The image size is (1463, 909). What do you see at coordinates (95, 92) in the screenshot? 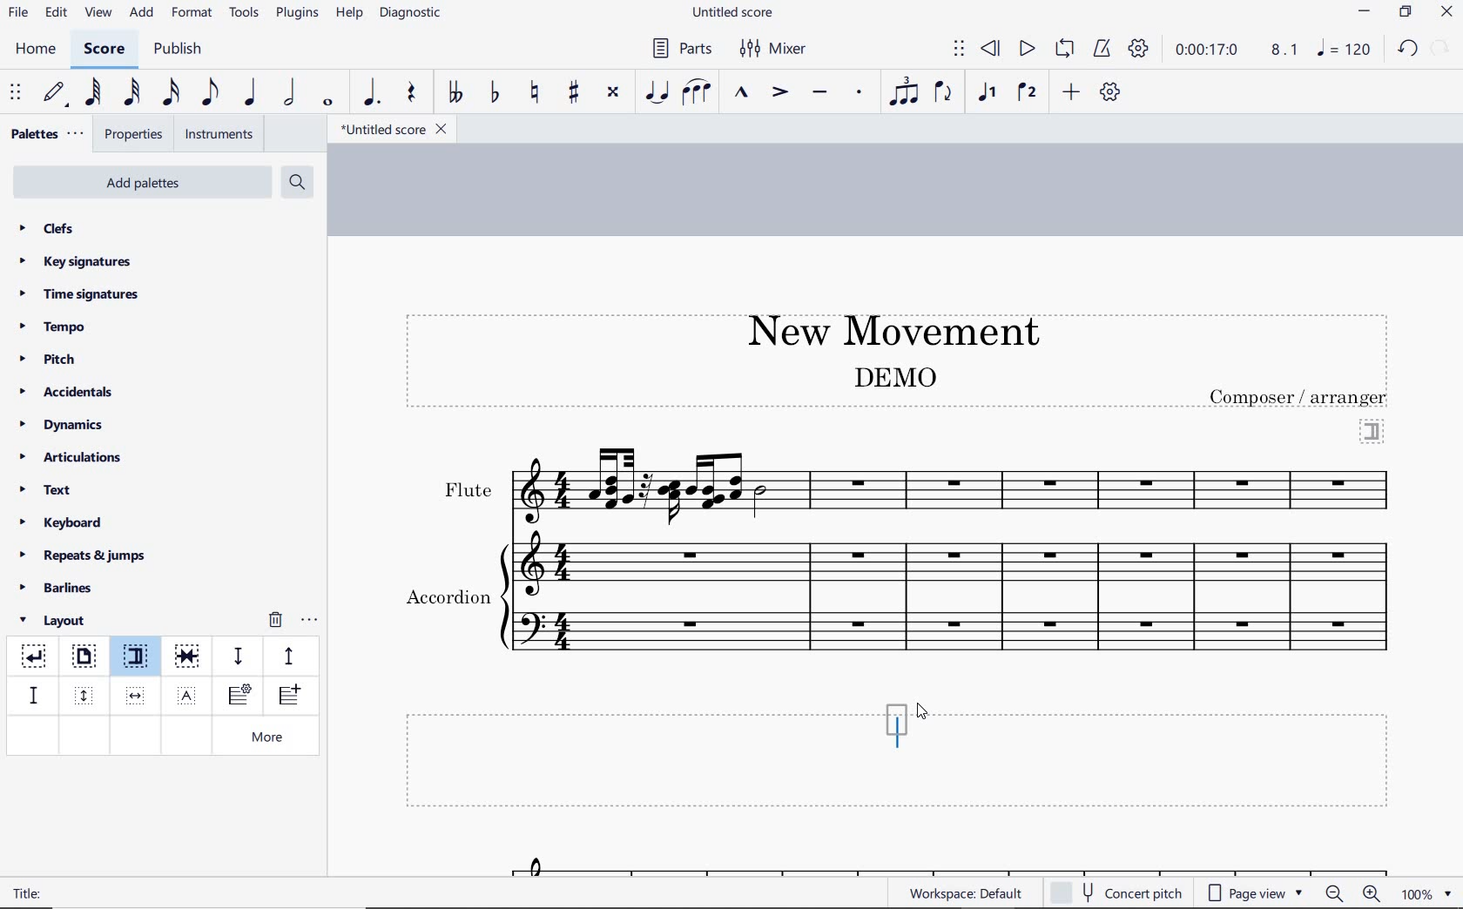
I see `64th note` at bounding box center [95, 92].